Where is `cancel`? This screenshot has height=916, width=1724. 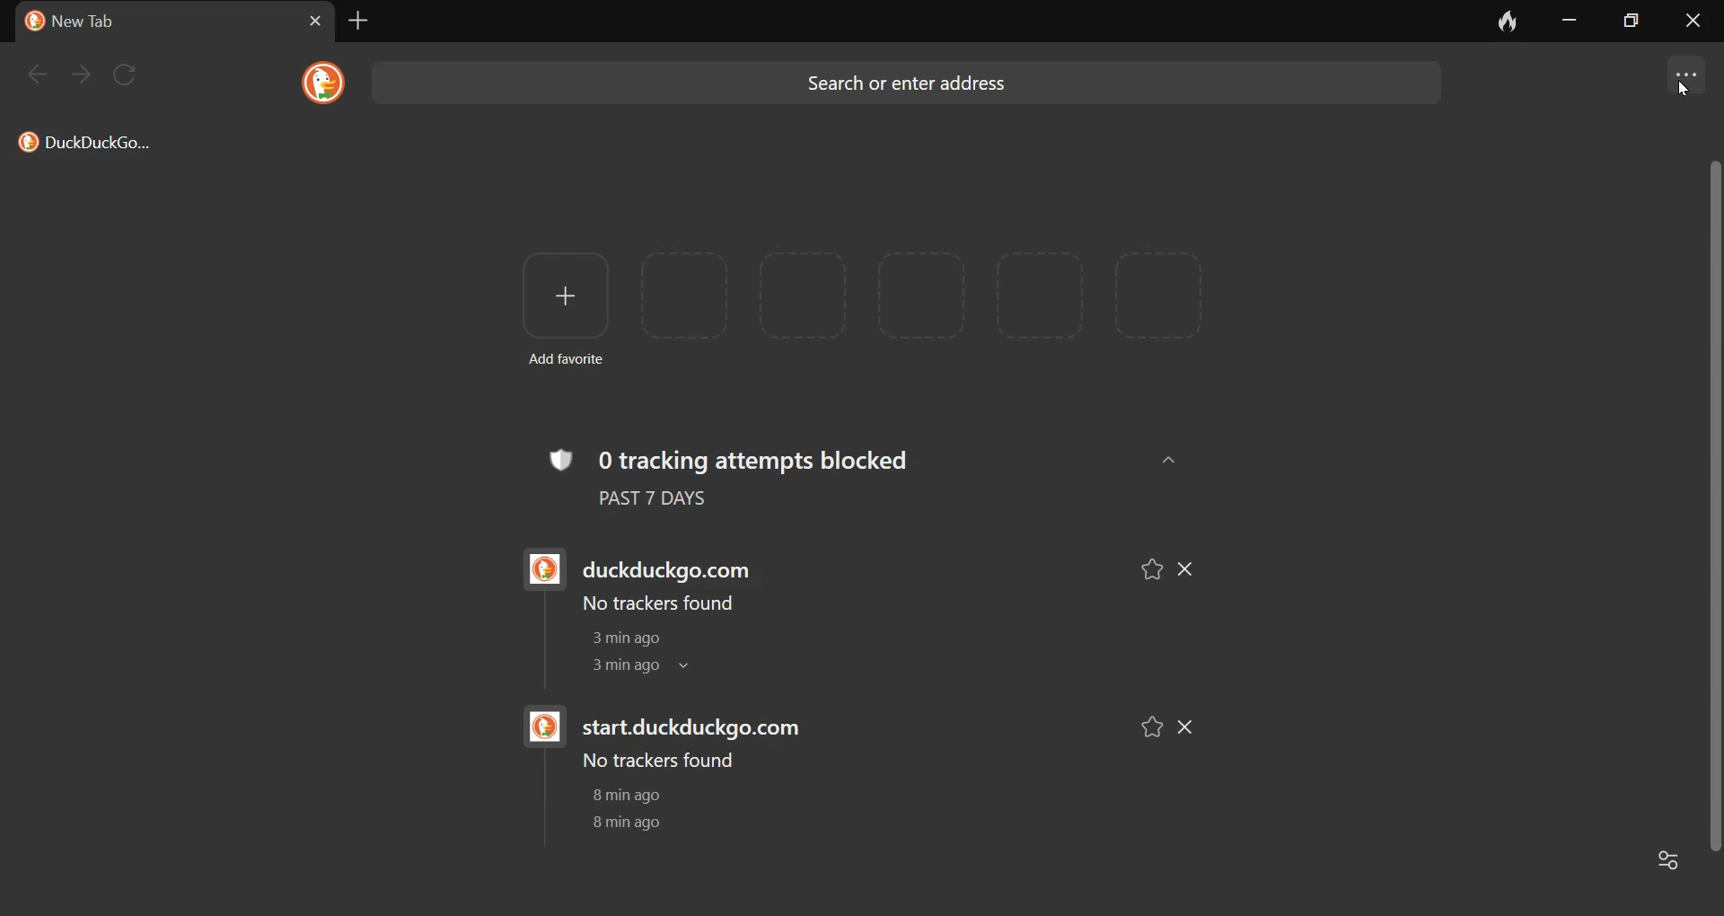
cancel is located at coordinates (303, 20).